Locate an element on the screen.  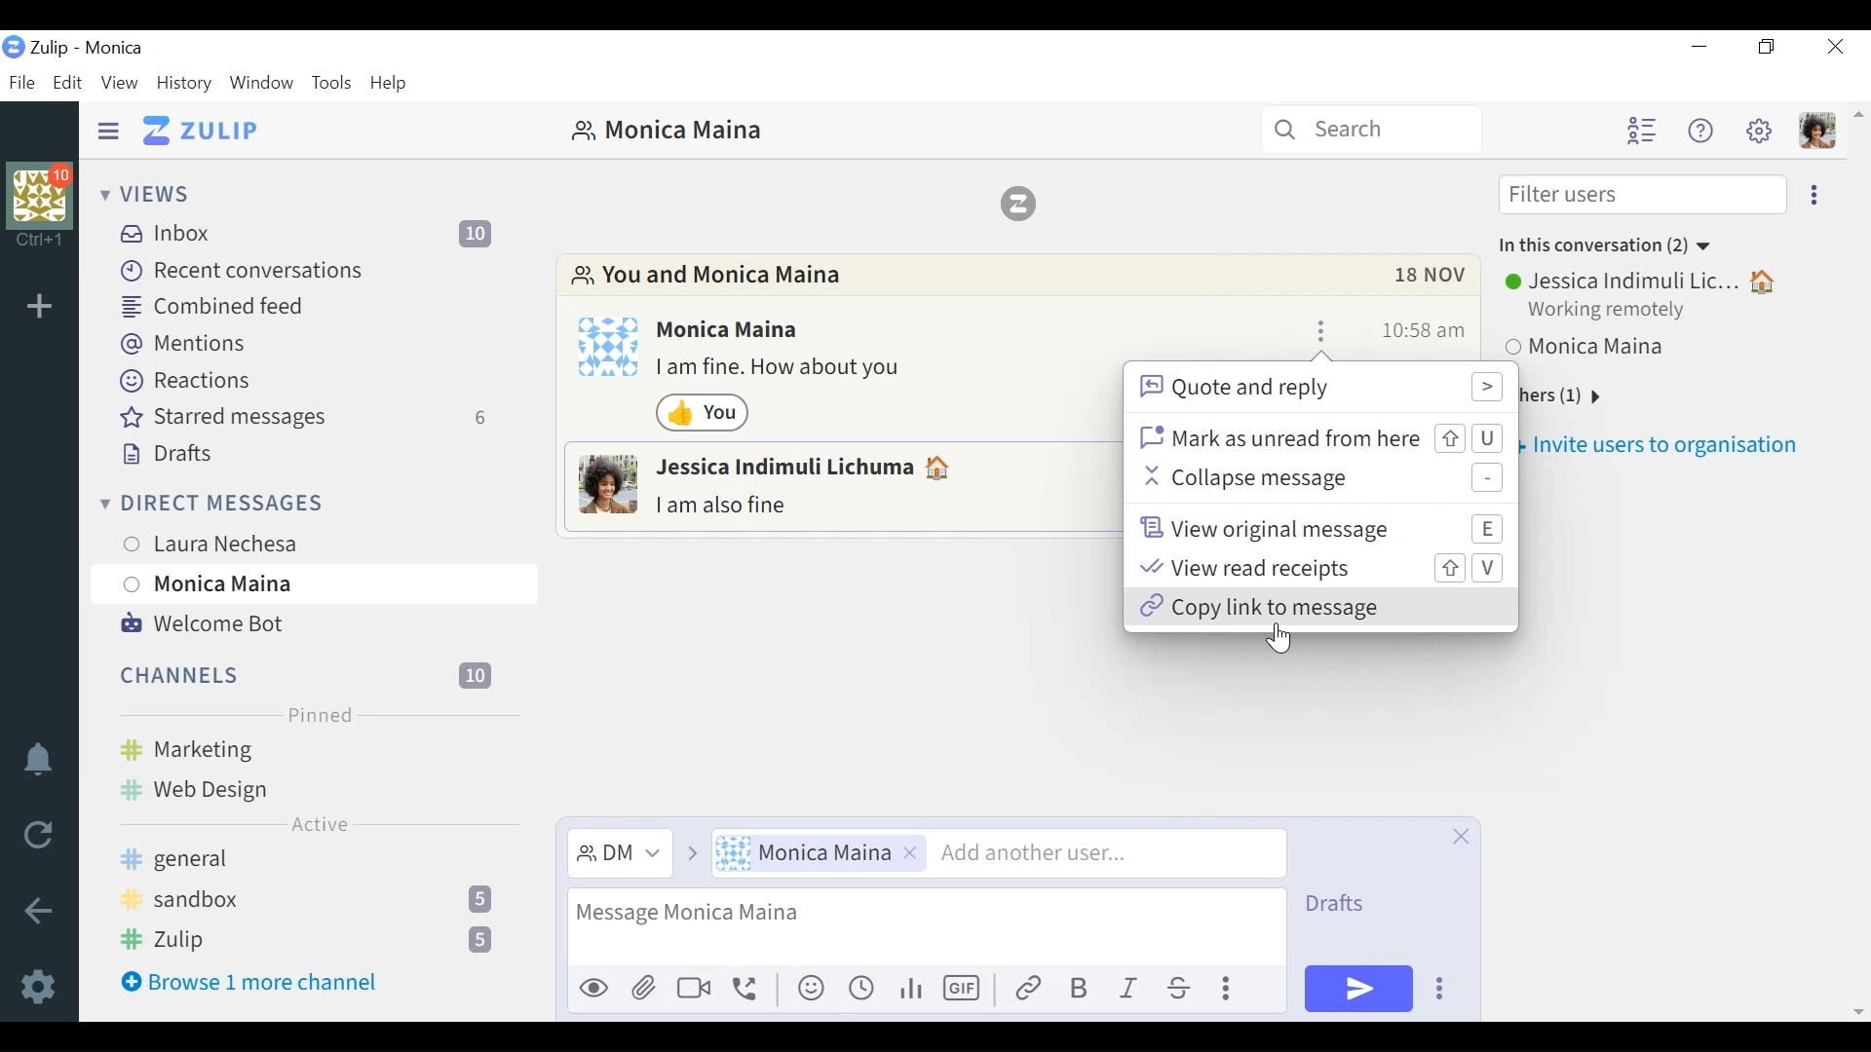
You and Monica Maina is located at coordinates (710, 277).